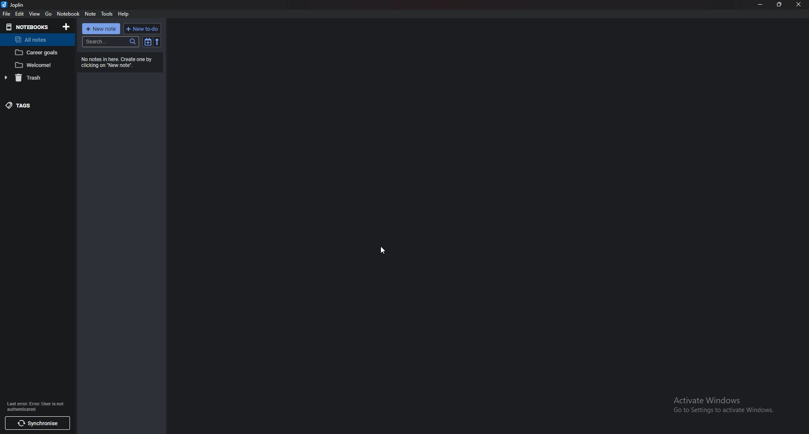 Image resolution: width=809 pixels, height=434 pixels. Describe the element at coordinates (121, 62) in the screenshot. I see ` info` at that location.